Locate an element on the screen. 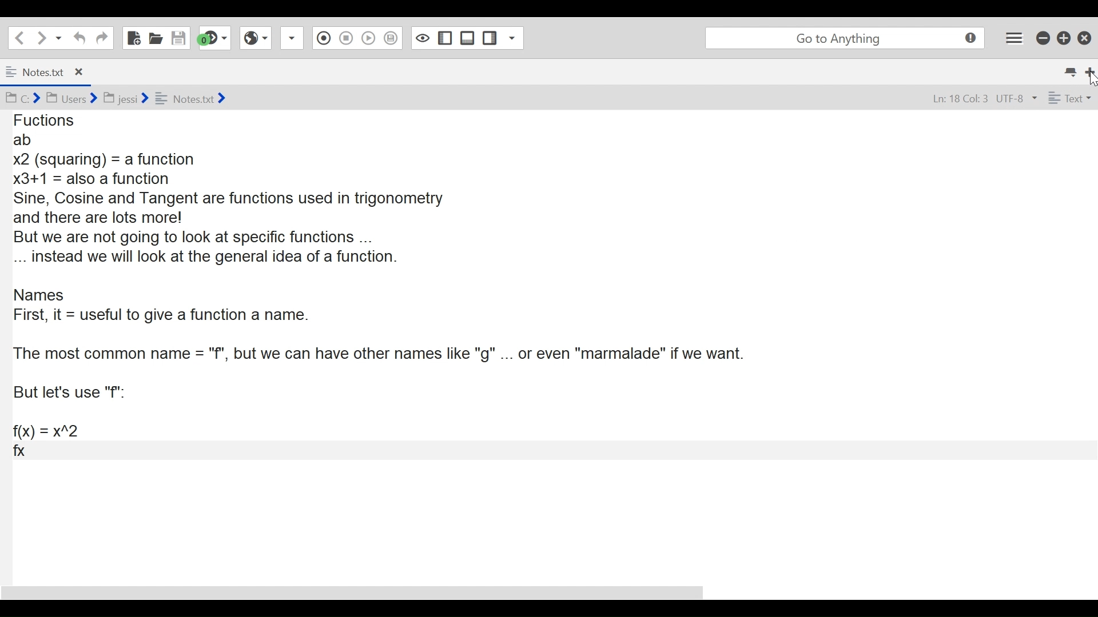 The image size is (1098, 617). Application menu is located at coordinates (1015, 38).